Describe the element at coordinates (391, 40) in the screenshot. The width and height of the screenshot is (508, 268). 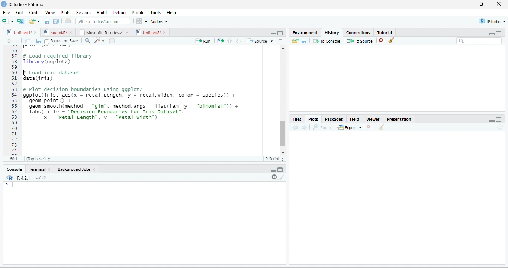
I see `clear` at that location.